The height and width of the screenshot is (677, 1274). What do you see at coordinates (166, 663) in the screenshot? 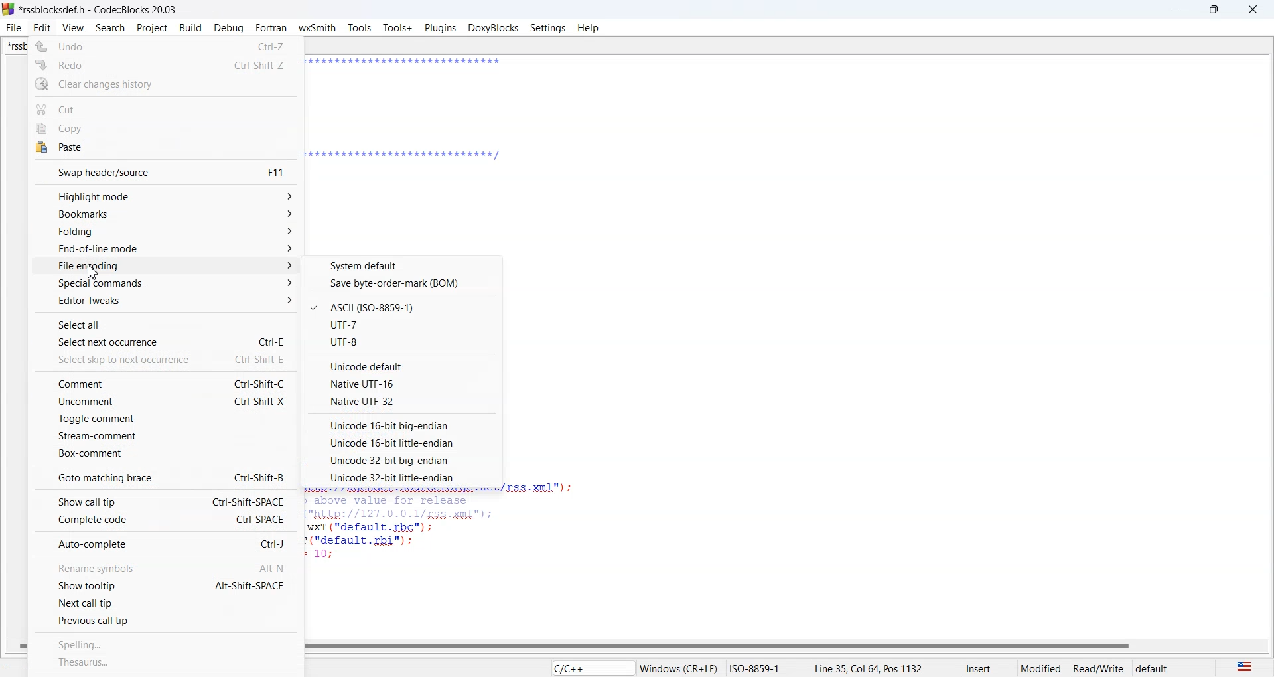
I see `Thesaurus` at bounding box center [166, 663].